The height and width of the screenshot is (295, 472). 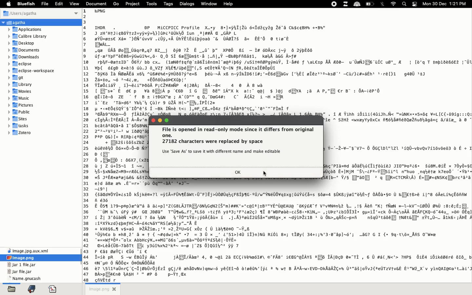 What do you see at coordinates (18, 126) in the screenshot?
I see `tasks` at bounding box center [18, 126].